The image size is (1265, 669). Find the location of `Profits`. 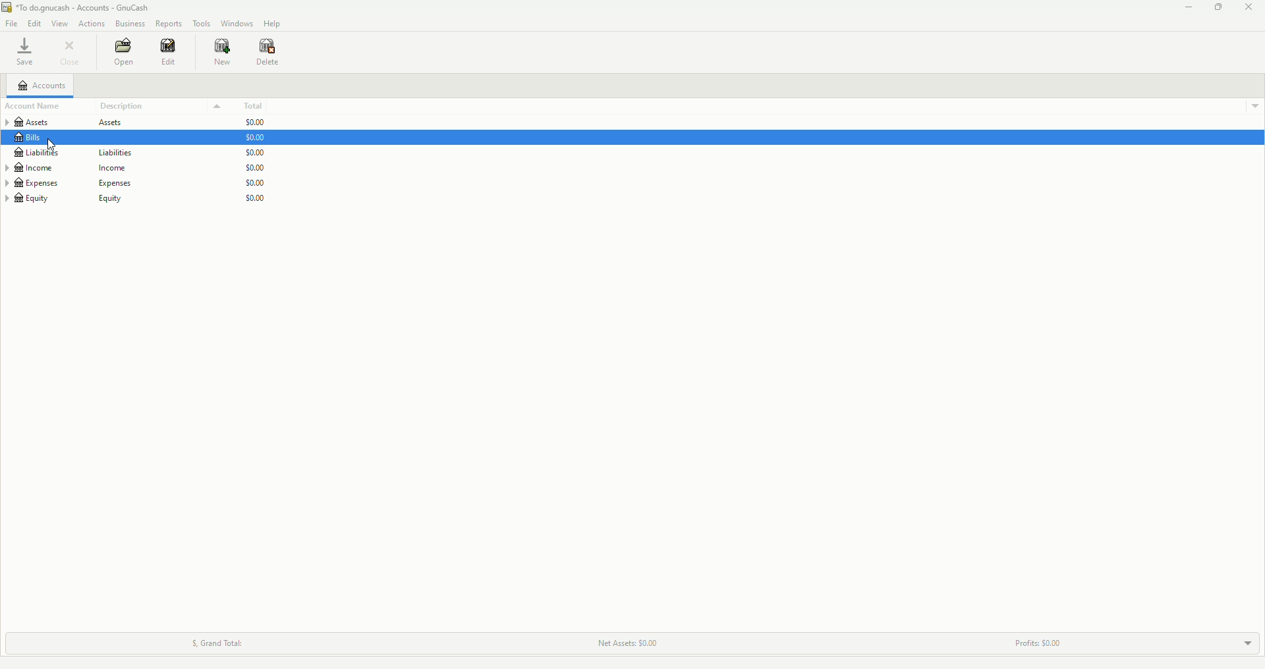

Profits is located at coordinates (1042, 640).